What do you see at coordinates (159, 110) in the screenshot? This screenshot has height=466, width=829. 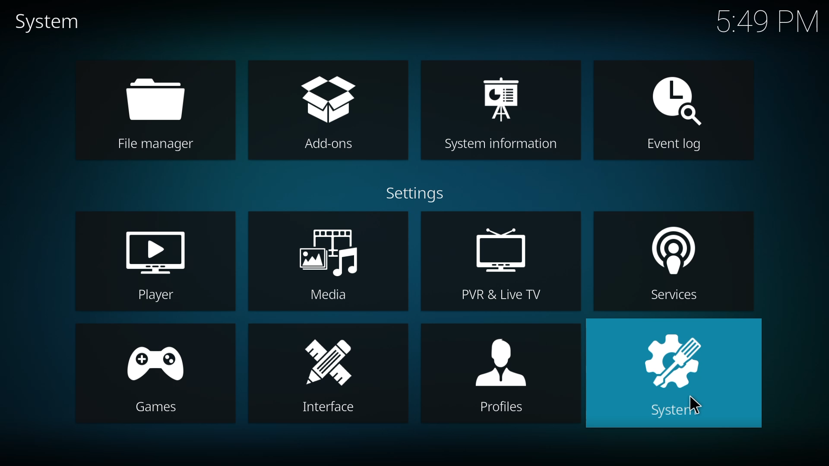 I see `file manager` at bounding box center [159, 110].